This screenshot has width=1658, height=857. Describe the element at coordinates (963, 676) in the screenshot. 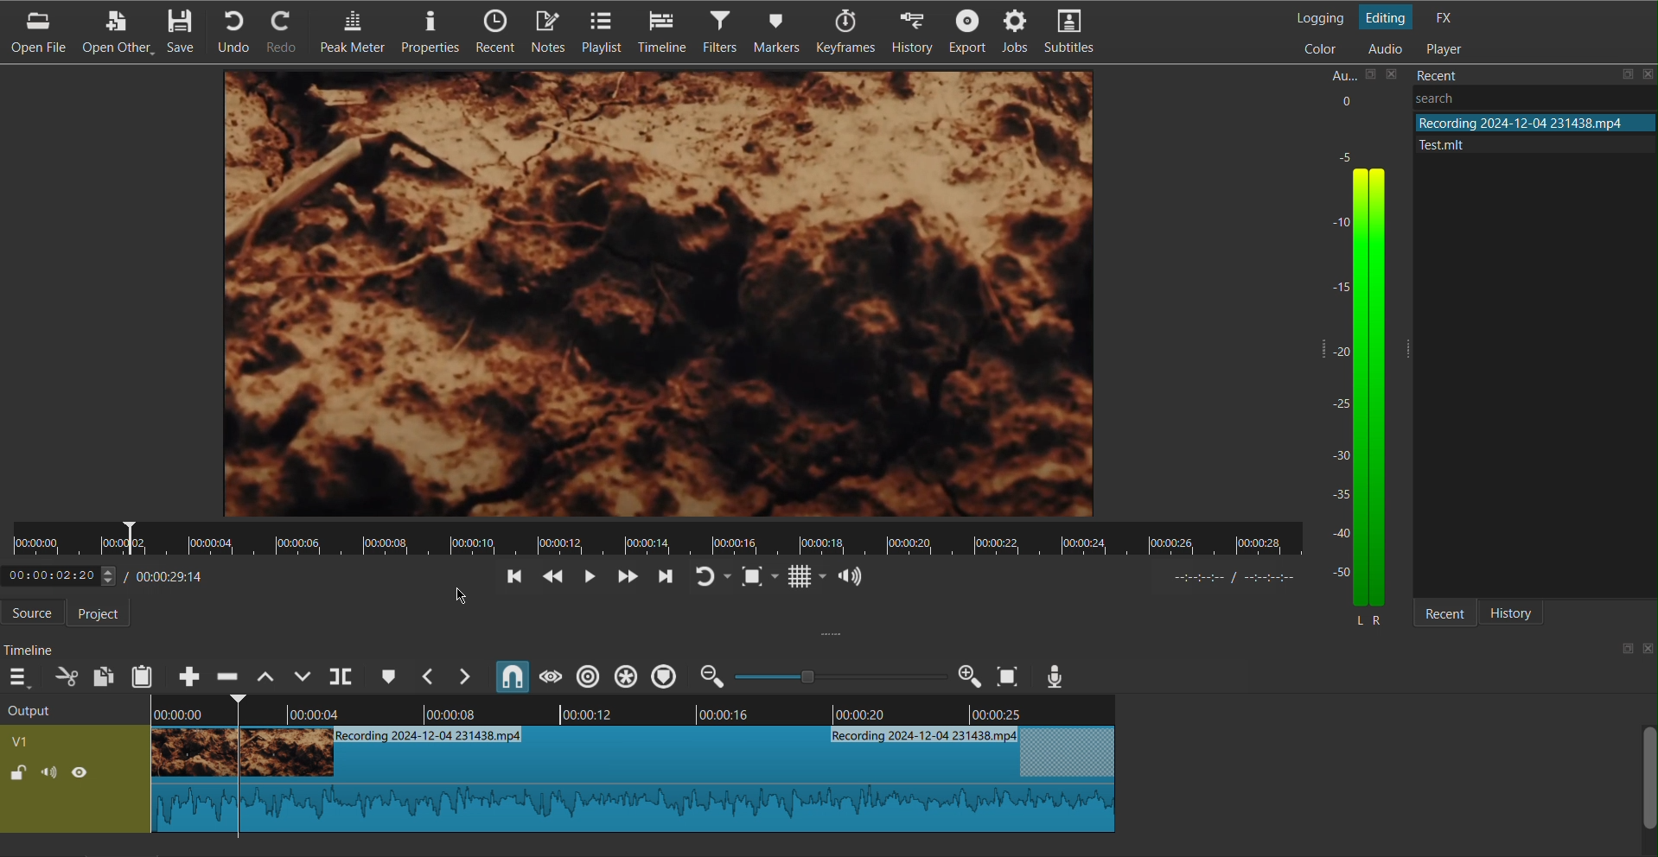

I see `Zoom` at that location.